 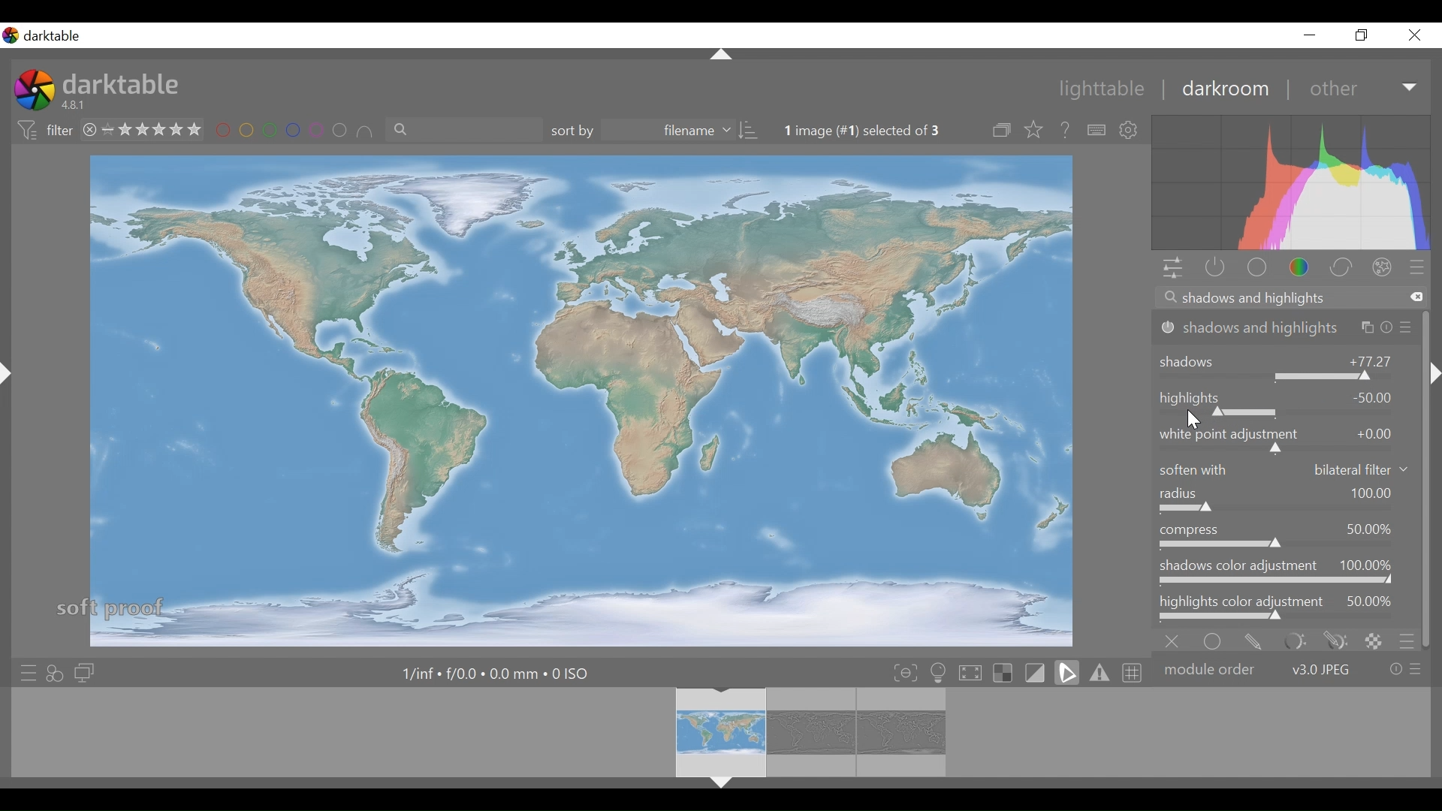 What do you see at coordinates (497, 673) in the screenshot?
I see `Maximum Exposure` at bounding box center [497, 673].